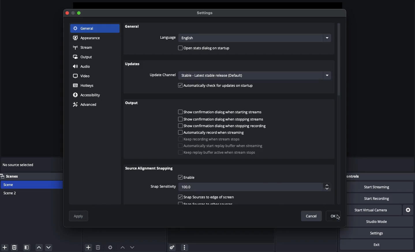 The image size is (415, 252). I want to click on Scenes, so click(13, 176).